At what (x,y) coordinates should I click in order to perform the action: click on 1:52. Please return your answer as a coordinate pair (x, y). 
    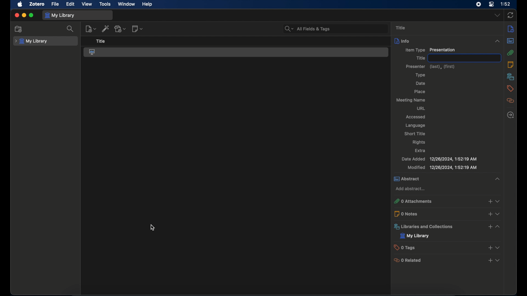
    Looking at the image, I should click on (506, 4).